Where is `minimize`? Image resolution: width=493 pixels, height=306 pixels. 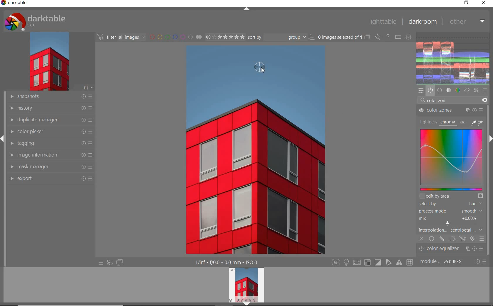 minimize is located at coordinates (450, 3).